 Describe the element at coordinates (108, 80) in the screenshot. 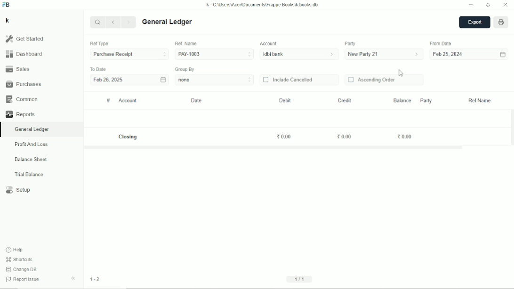

I see `Feb 26, 2025` at that location.